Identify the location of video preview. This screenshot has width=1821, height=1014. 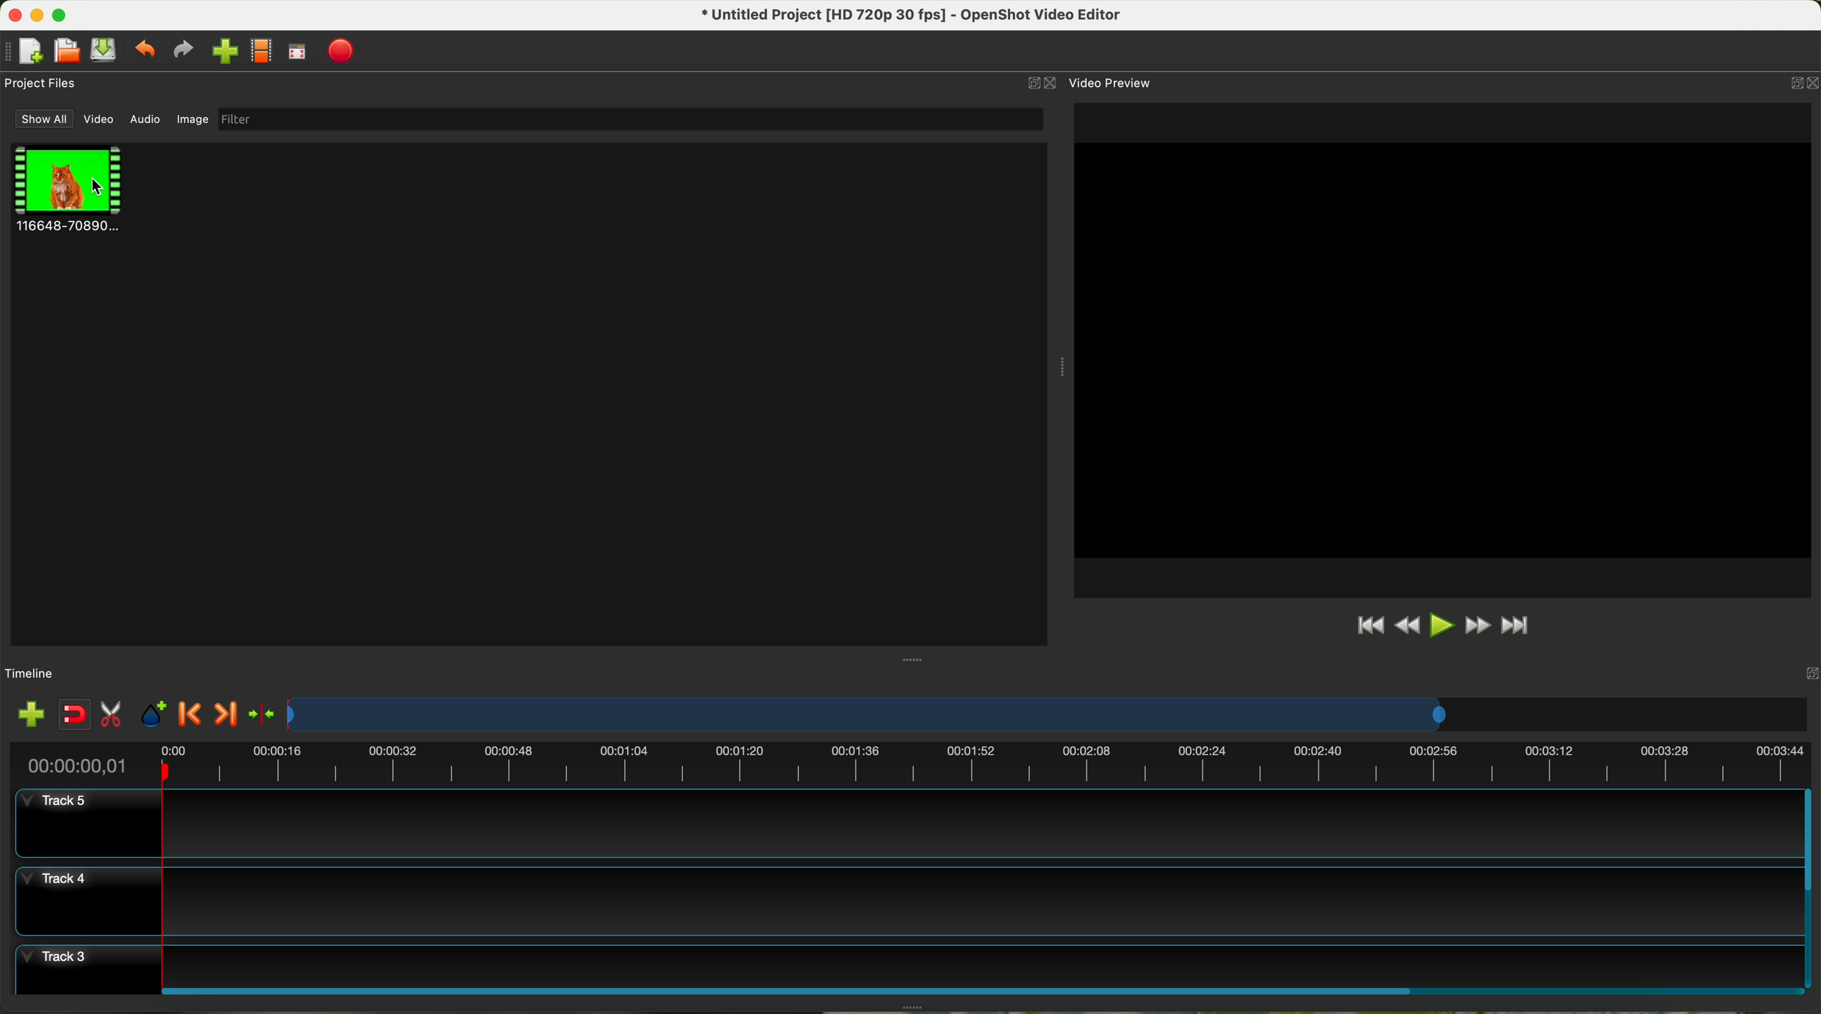
(1113, 82).